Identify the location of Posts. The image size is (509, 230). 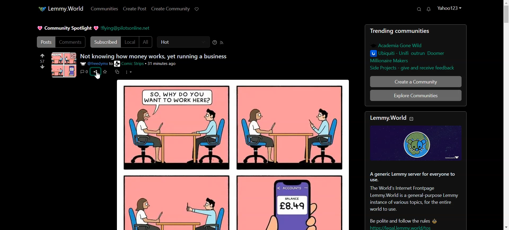
(45, 42).